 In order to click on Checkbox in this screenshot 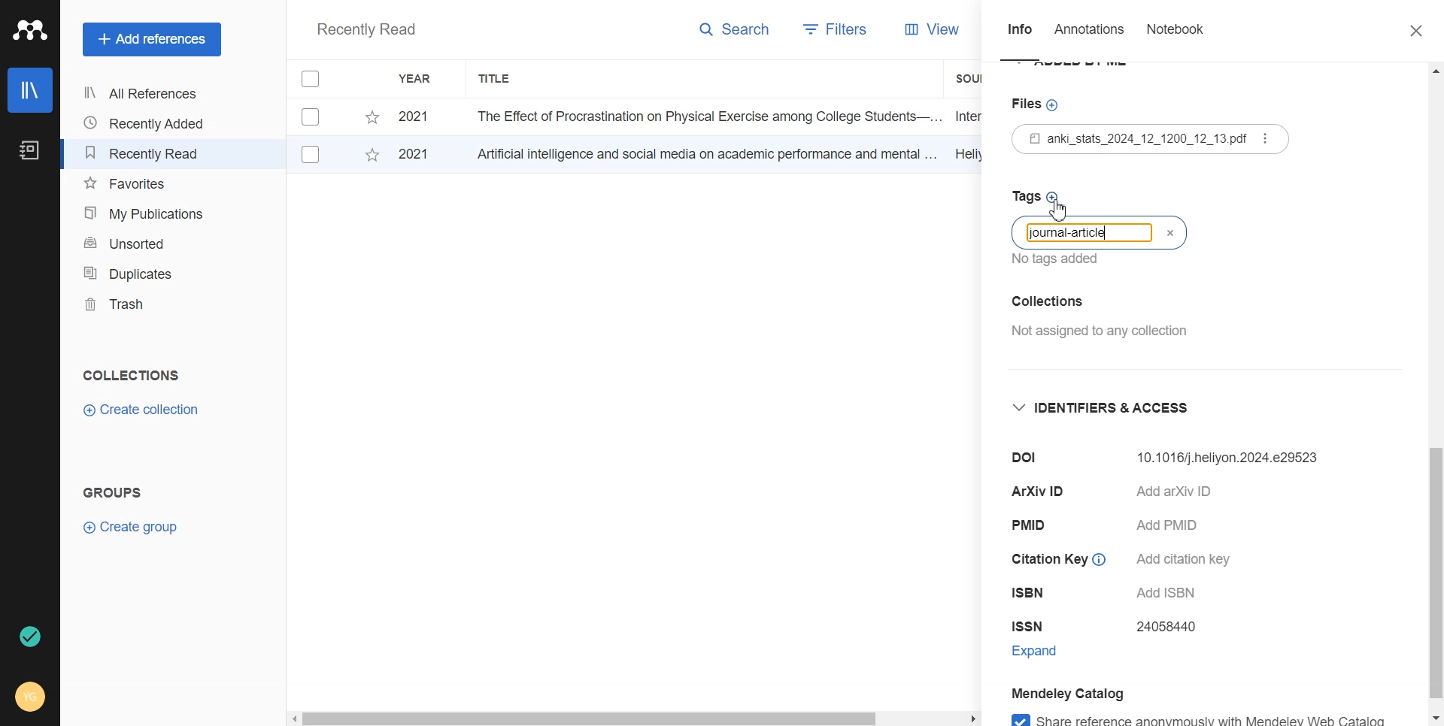, I will do `click(311, 155)`.